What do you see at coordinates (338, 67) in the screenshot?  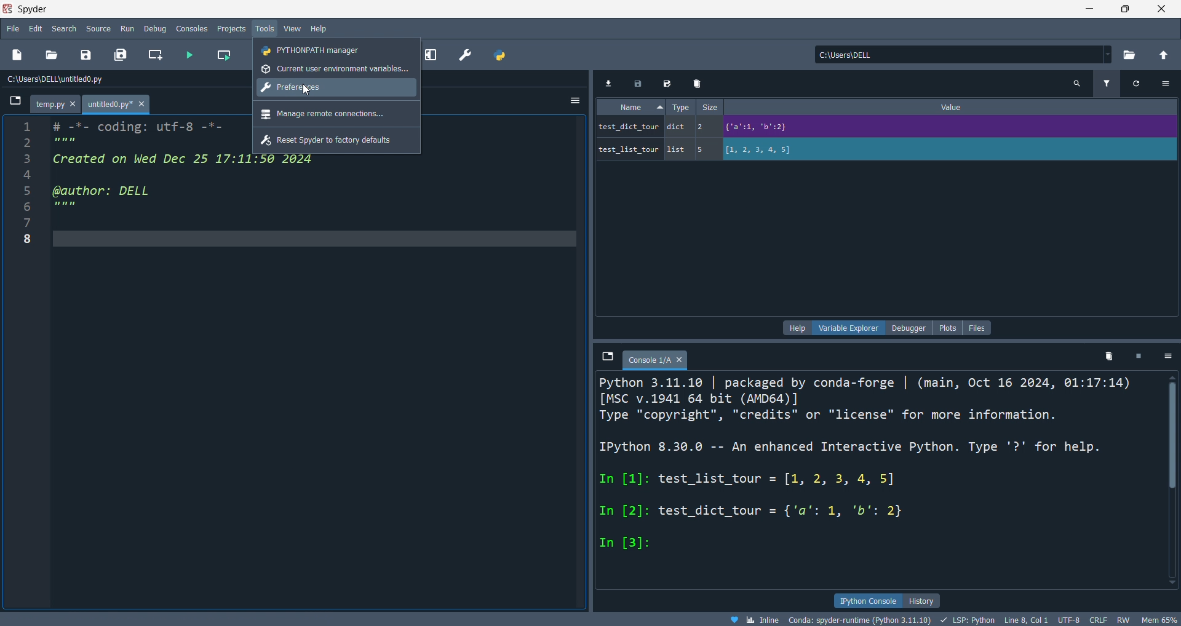 I see `current user env variables` at bounding box center [338, 67].